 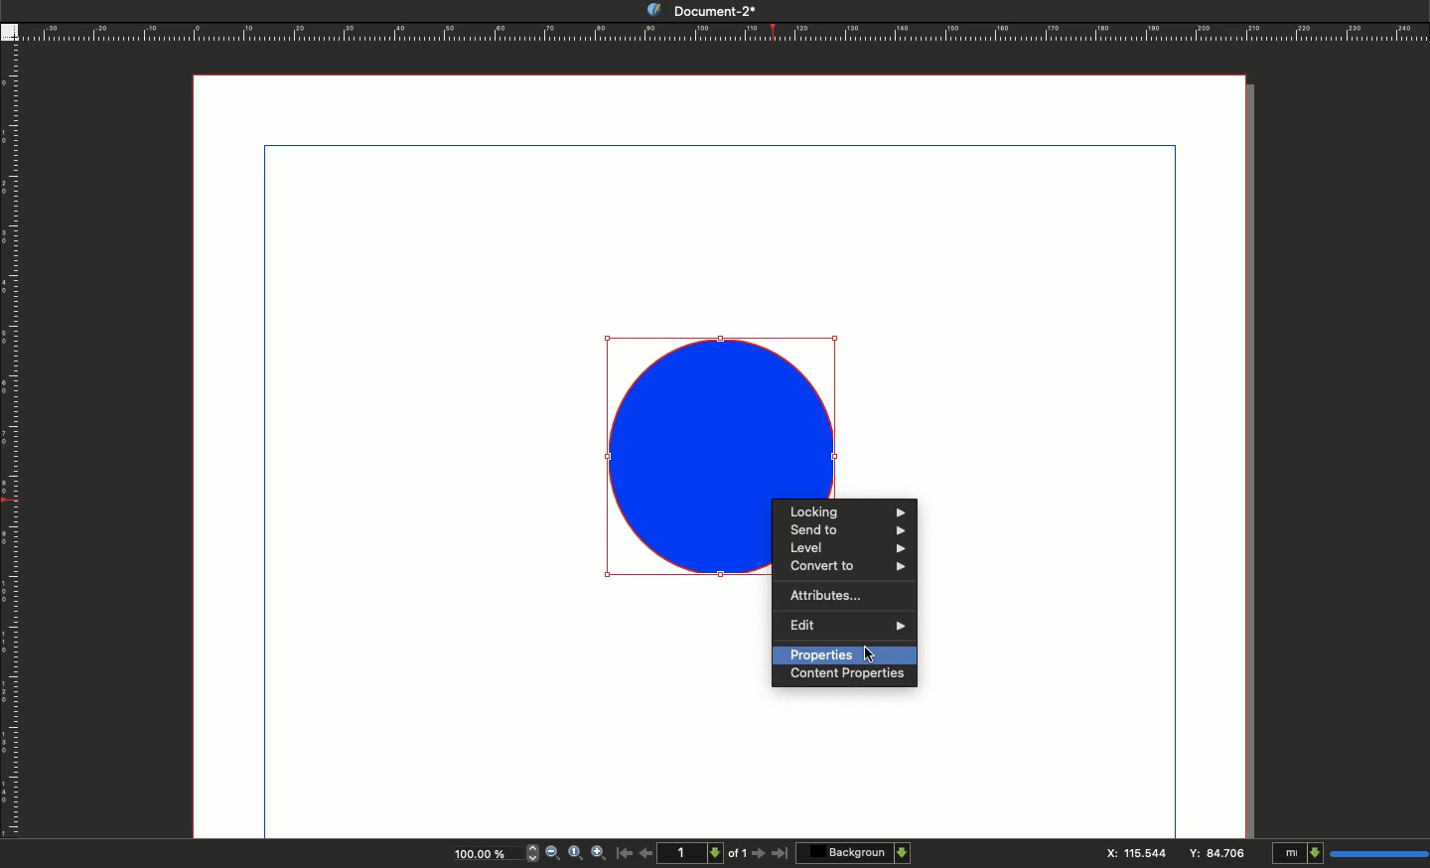 I want to click on Next page, so click(x=761, y=854).